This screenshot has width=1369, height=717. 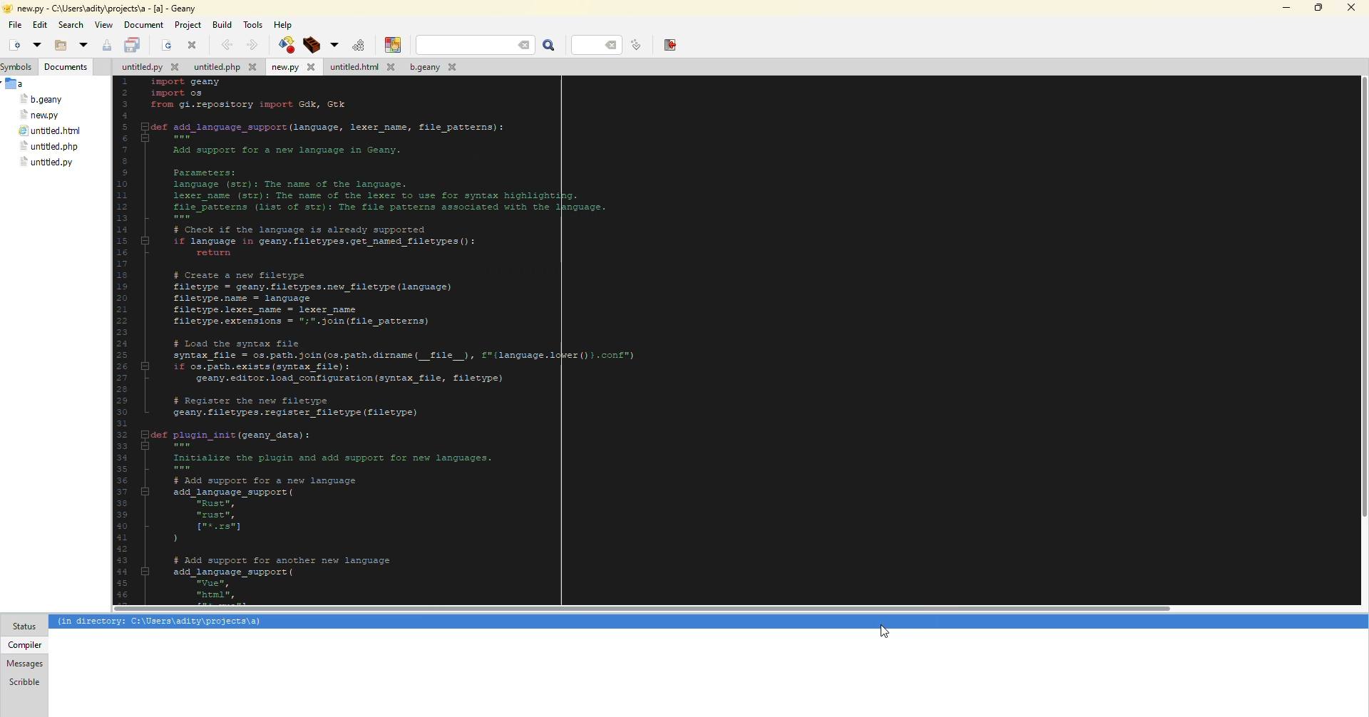 I want to click on file, so click(x=48, y=147).